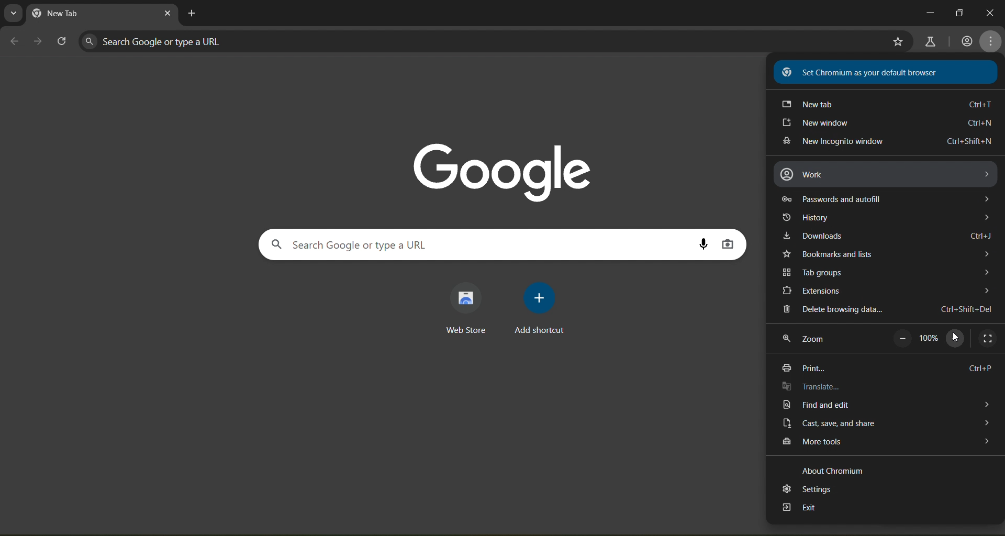 This screenshot has width=1005, height=536. I want to click on image search , so click(728, 244).